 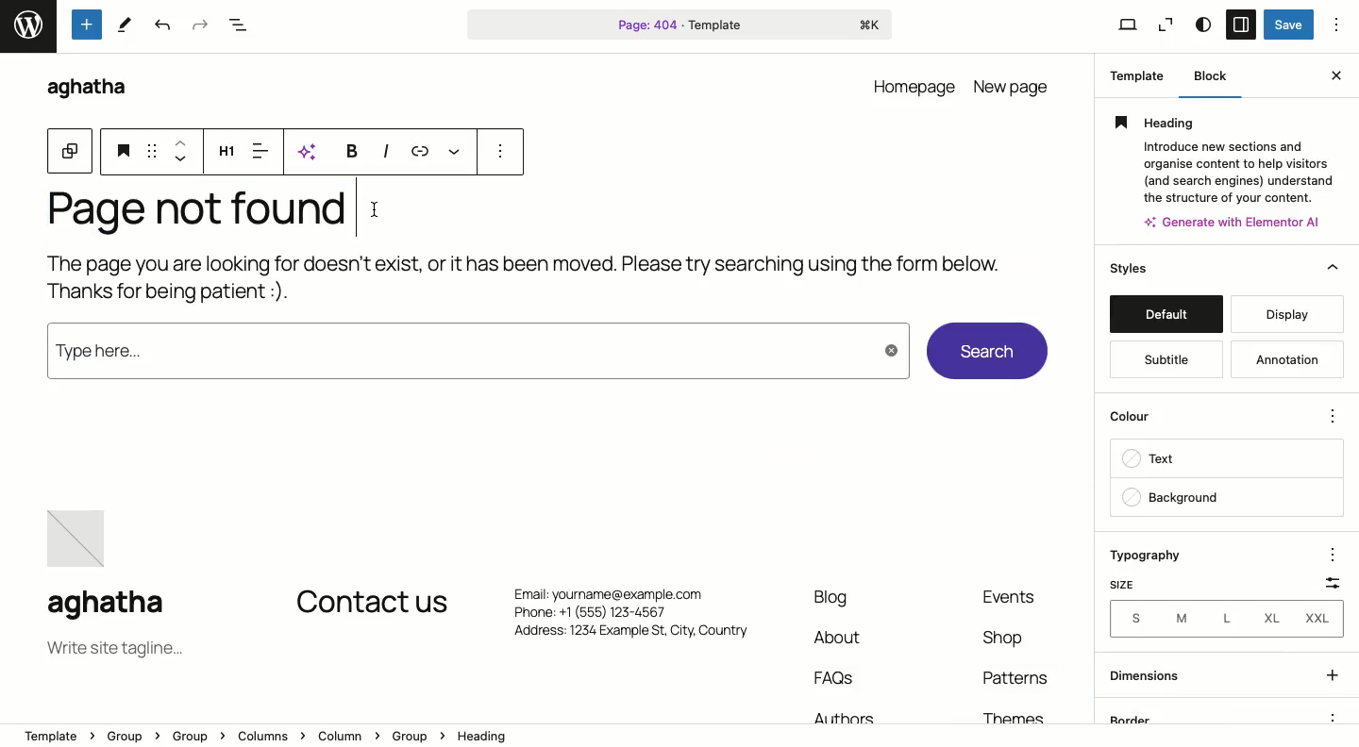 What do you see at coordinates (1000, 638) in the screenshot?
I see `shop` at bounding box center [1000, 638].